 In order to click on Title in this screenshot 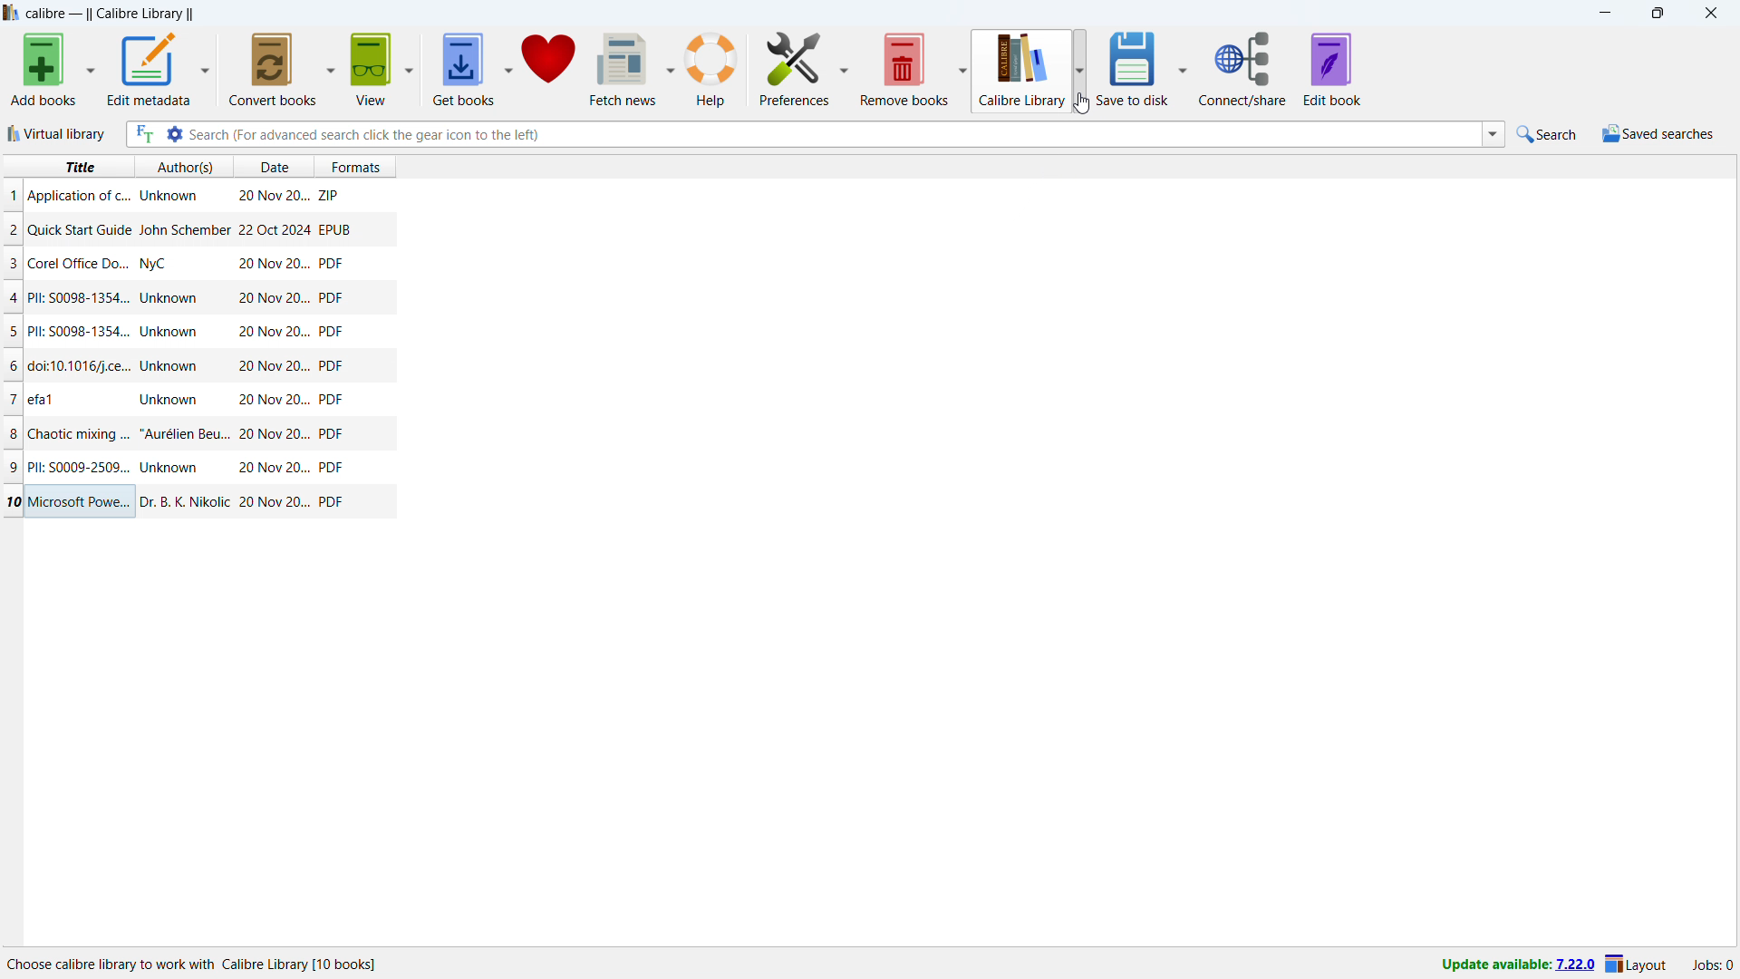, I will do `click(81, 331)`.